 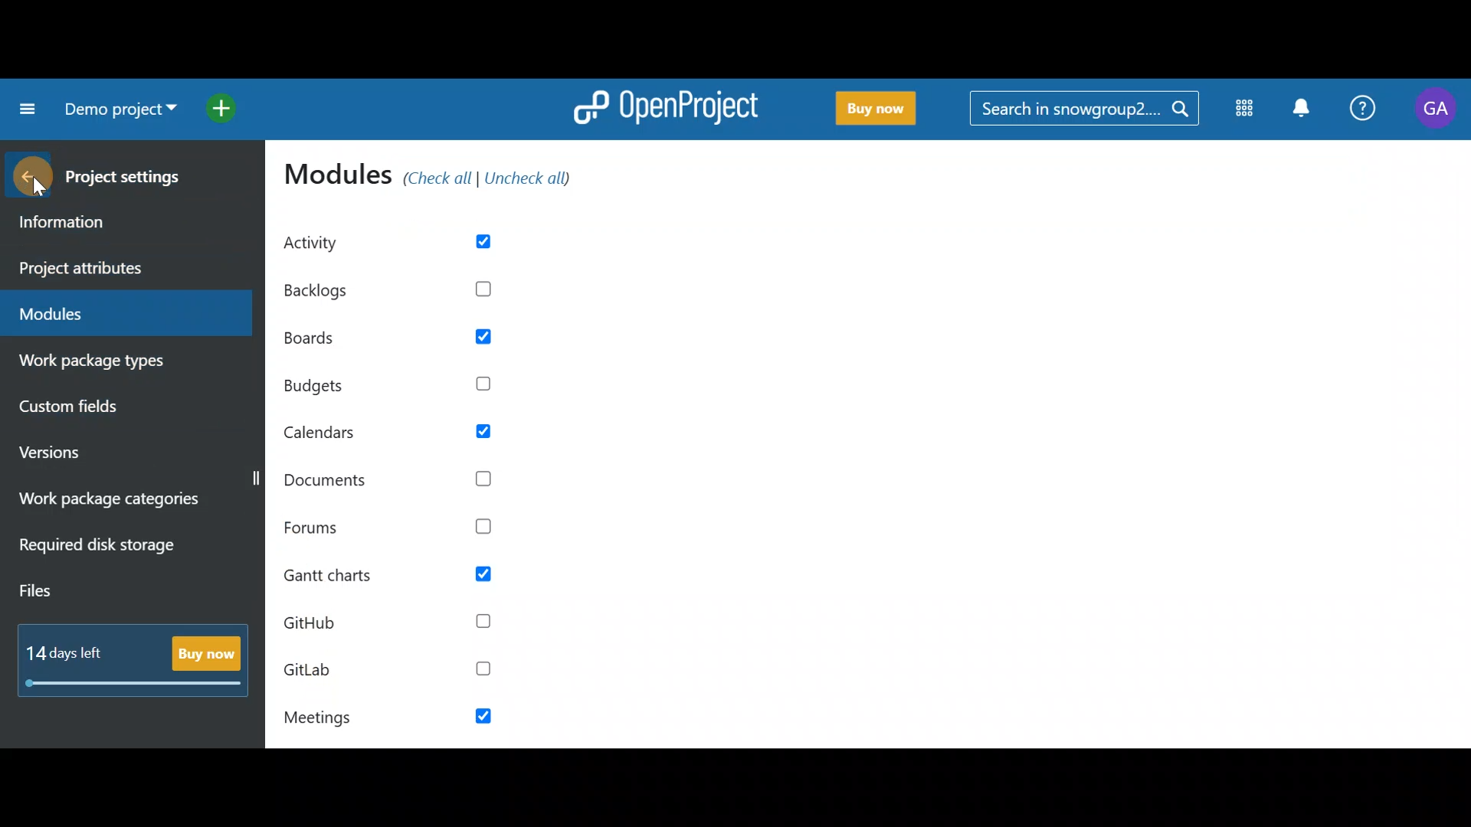 What do you see at coordinates (130, 181) in the screenshot?
I see `Project settings` at bounding box center [130, 181].